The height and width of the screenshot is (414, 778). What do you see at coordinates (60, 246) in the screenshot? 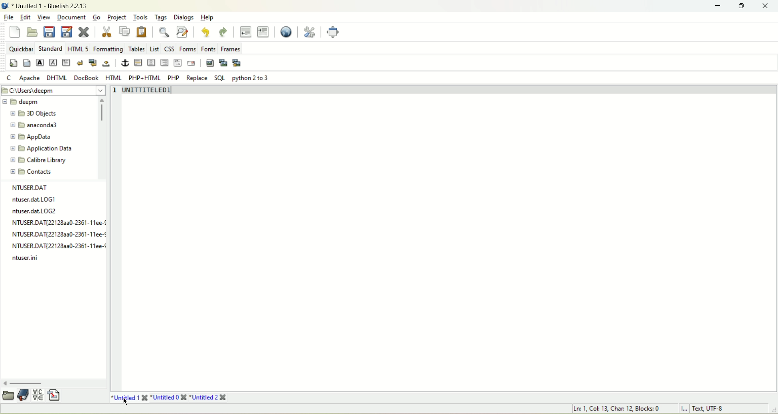
I see `log` at bounding box center [60, 246].